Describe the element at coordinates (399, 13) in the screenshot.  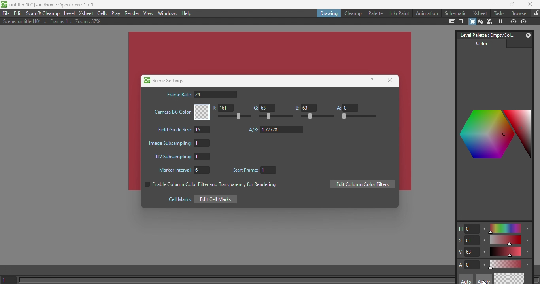
I see `InknPaint` at that location.